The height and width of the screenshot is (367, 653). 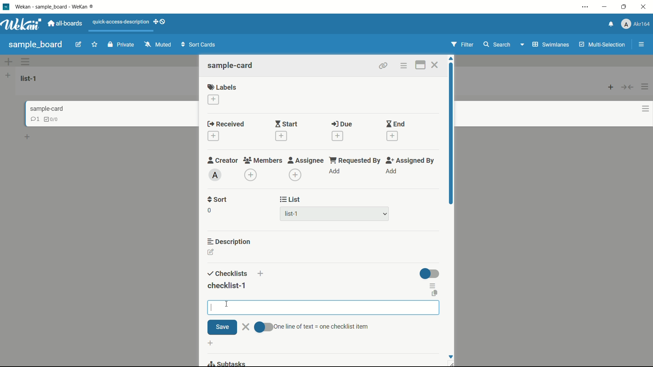 I want to click on checklist, so click(x=52, y=120).